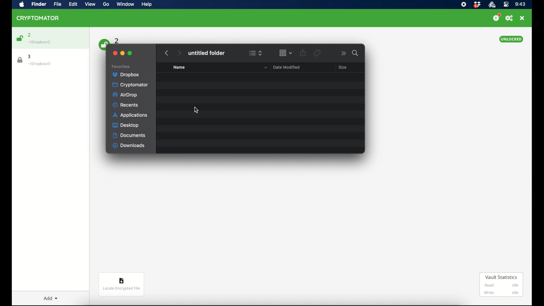 This screenshot has width=544, height=306. What do you see at coordinates (38, 18) in the screenshot?
I see `cryptomator` at bounding box center [38, 18].